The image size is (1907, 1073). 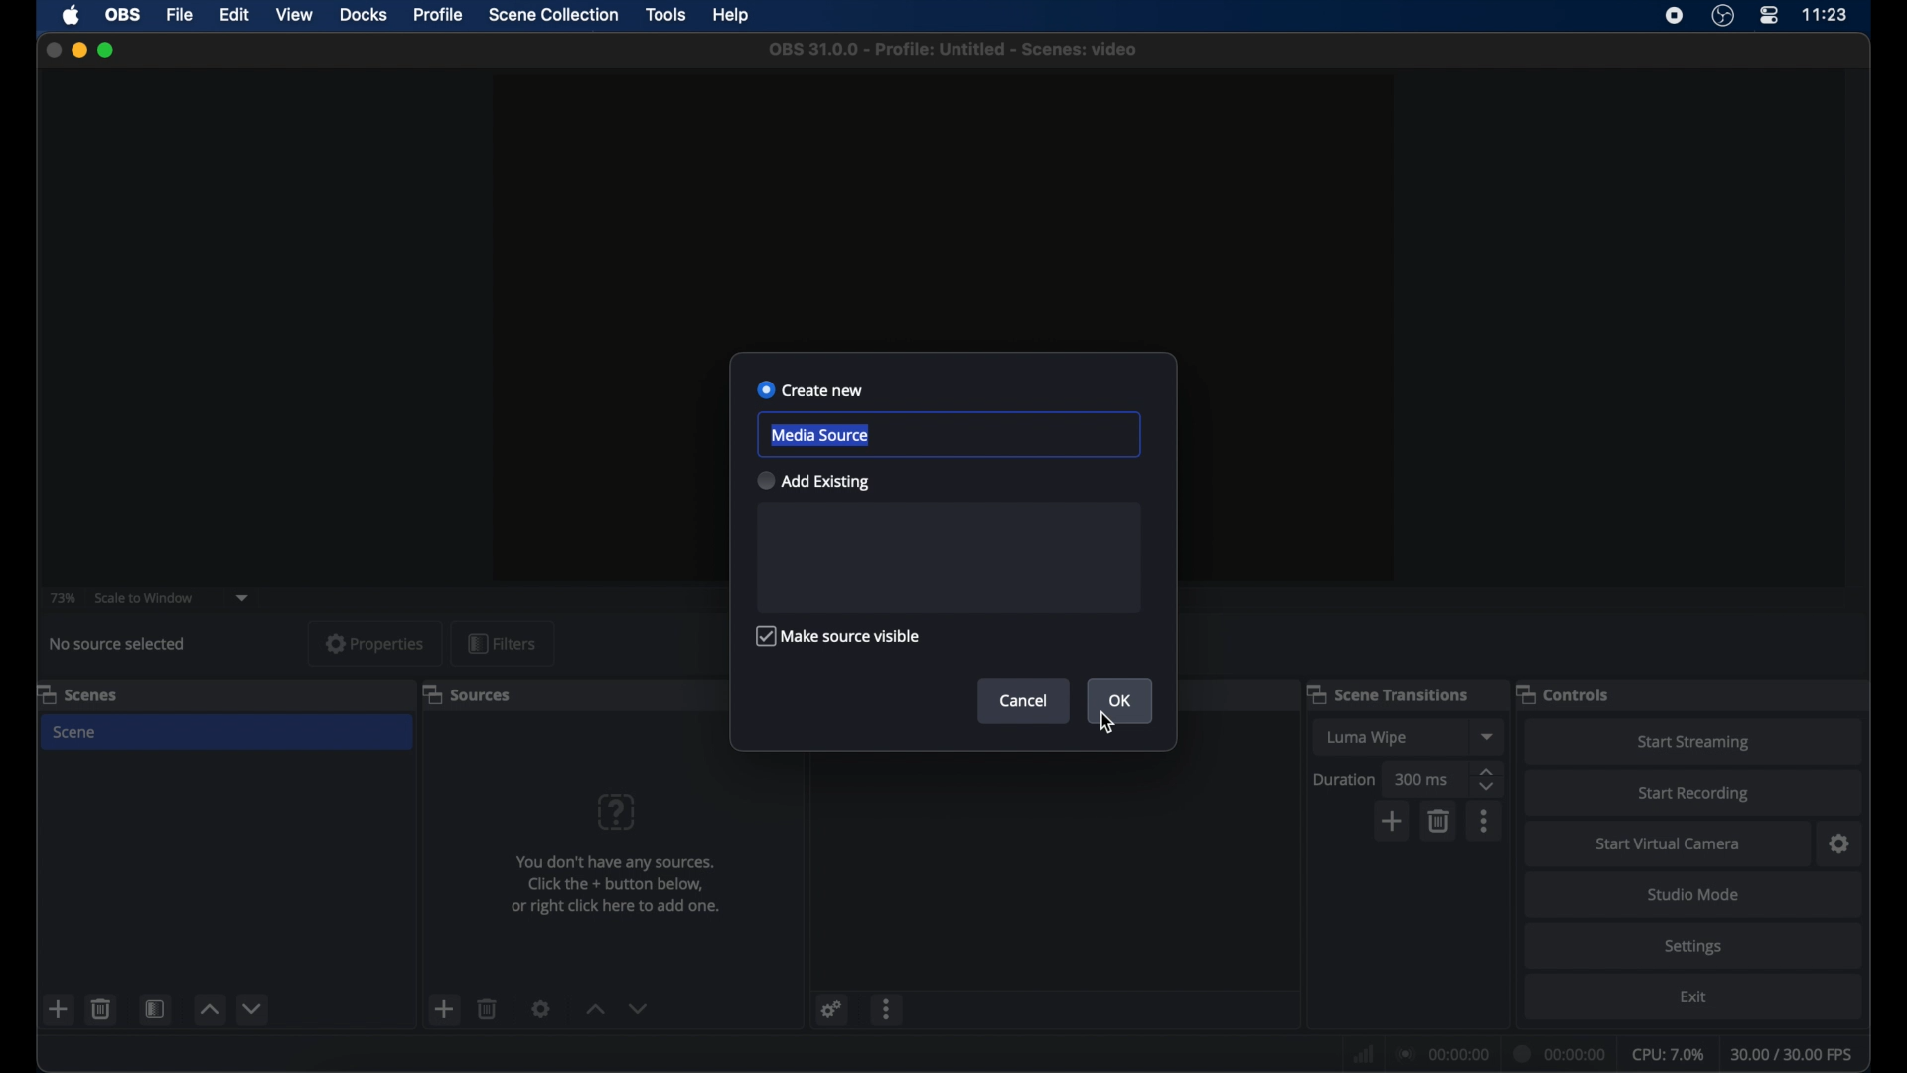 I want to click on scene, so click(x=73, y=733).